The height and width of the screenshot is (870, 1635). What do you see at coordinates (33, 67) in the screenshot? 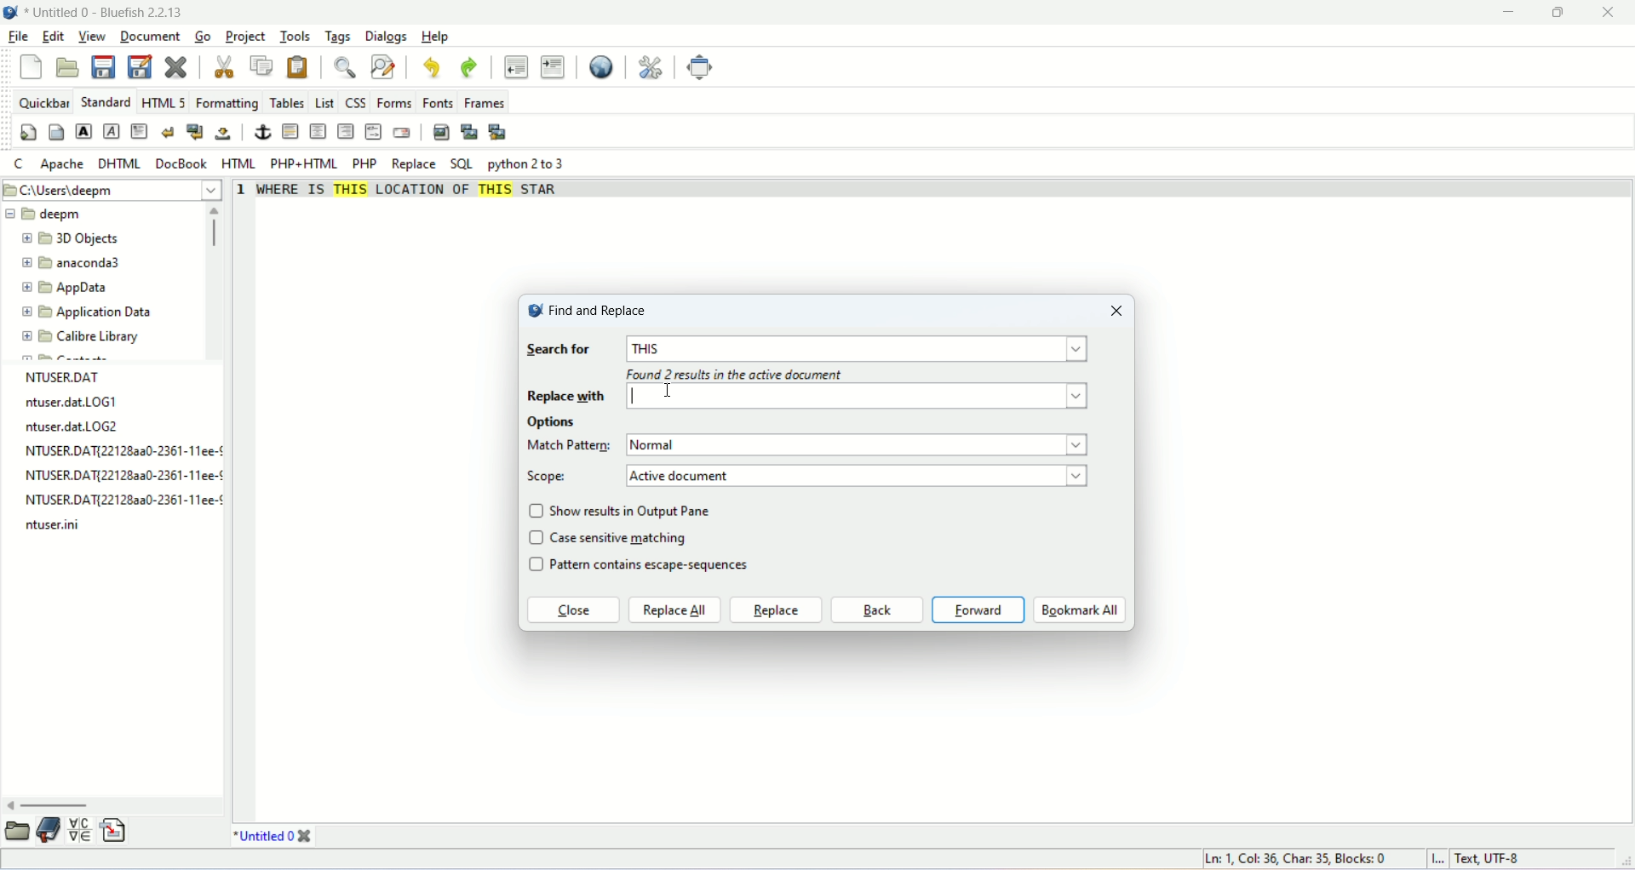
I see `new file` at bounding box center [33, 67].